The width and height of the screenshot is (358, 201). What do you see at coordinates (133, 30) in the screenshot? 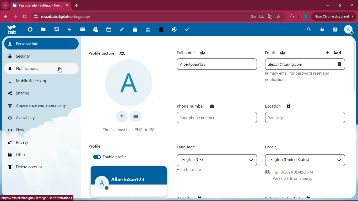
I see `layers` at bounding box center [133, 30].